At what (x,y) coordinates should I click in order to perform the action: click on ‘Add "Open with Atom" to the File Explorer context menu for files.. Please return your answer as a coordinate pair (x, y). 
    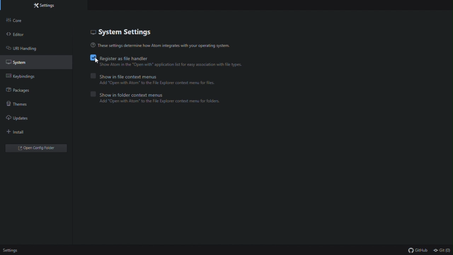
    Looking at the image, I should click on (162, 84).